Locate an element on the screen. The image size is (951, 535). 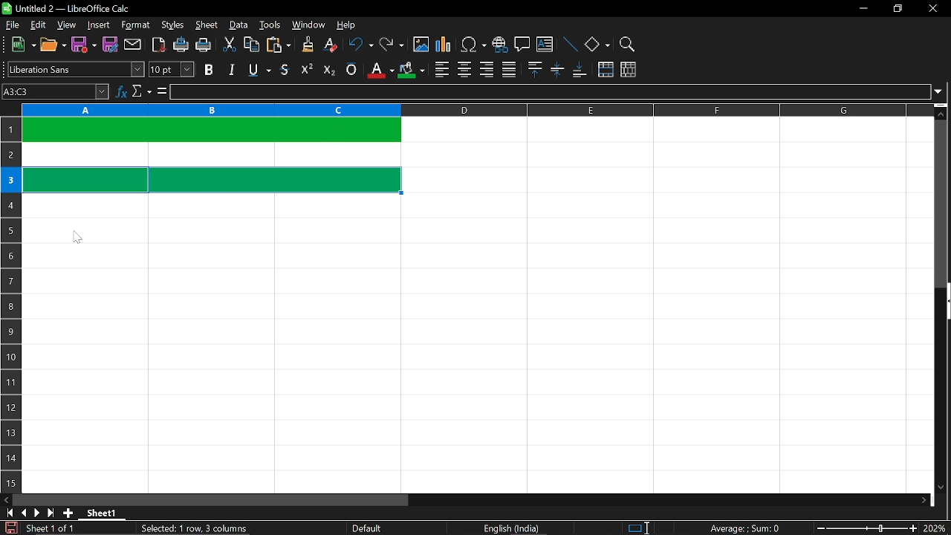
export as pdf is located at coordinates (156, 45).